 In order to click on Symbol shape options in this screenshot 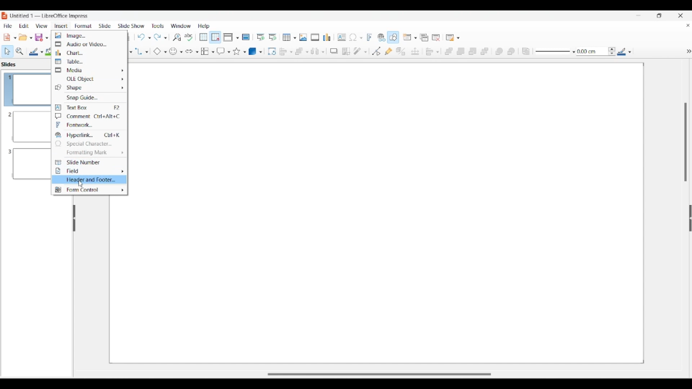, I will do `click(176, 52)`.